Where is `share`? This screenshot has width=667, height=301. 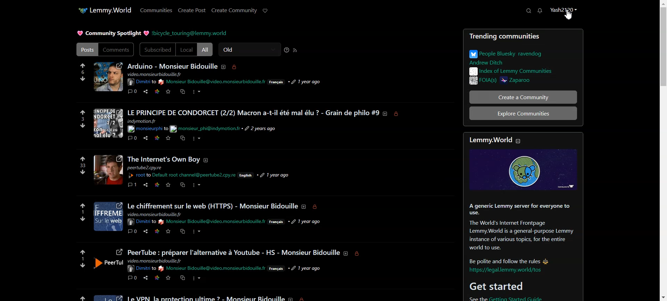 share is located at coordinates (145, 277).